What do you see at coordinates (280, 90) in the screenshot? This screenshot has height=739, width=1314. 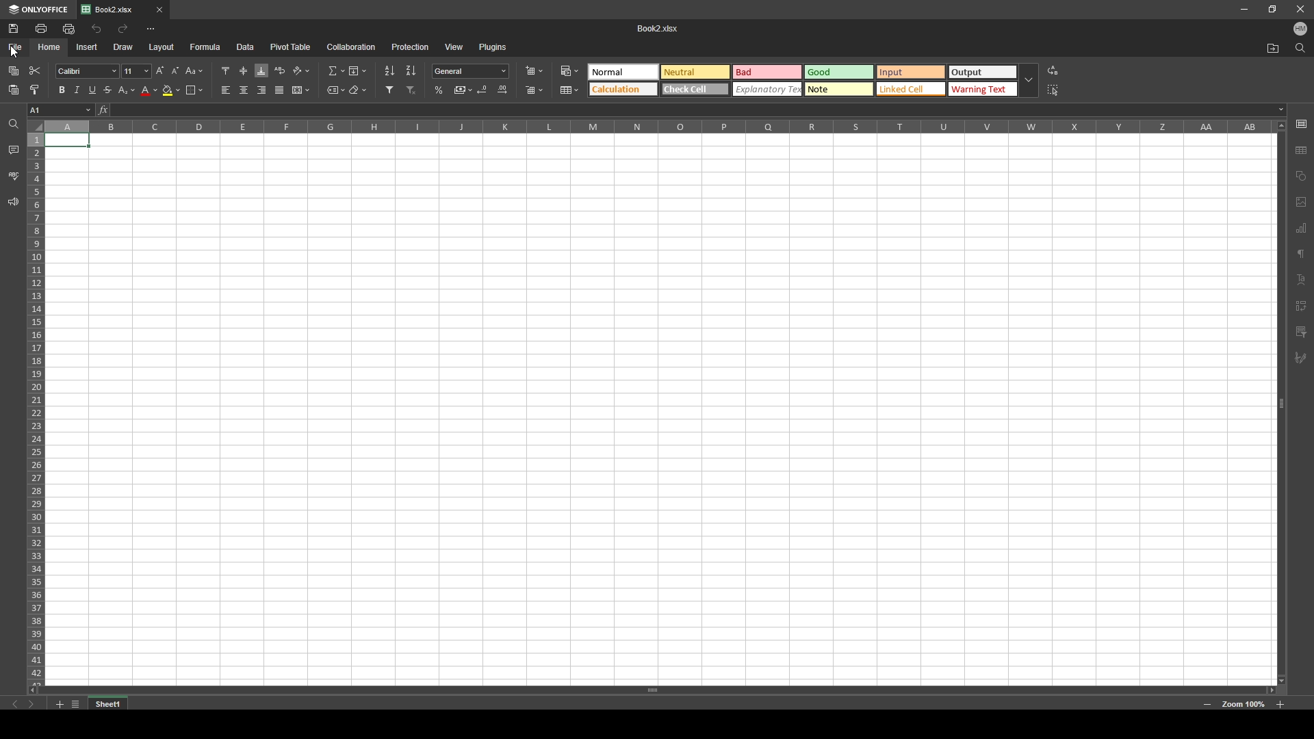 I see `justify` at bounding box center [280, 90].